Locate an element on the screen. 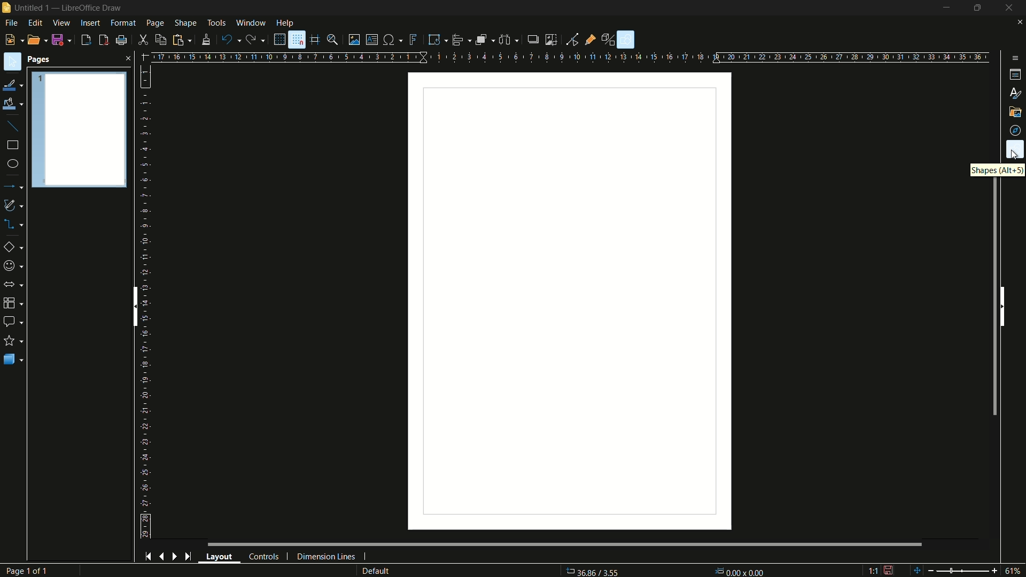 The width and height of the screenshot is (1026, 577). connectors is located at coordinates (15, 224).